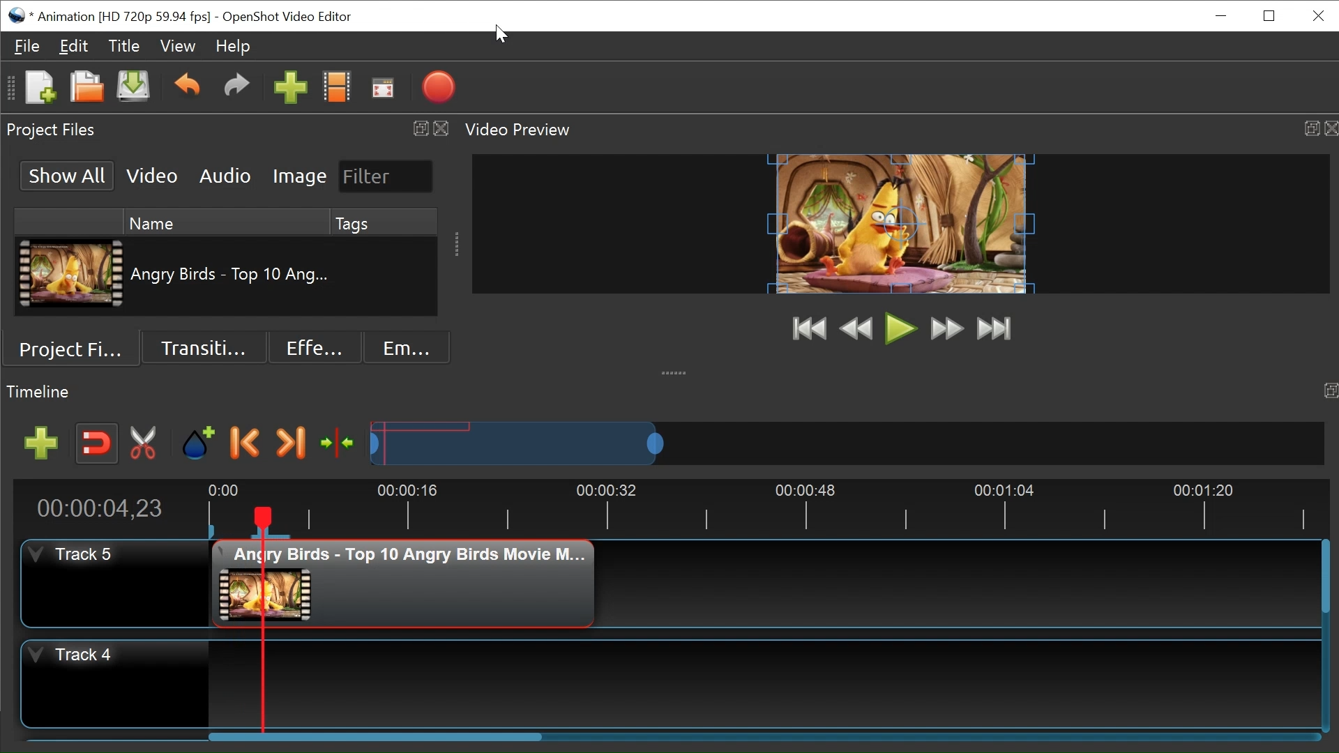  I want to click on Clip at the track, so click(404, 584).